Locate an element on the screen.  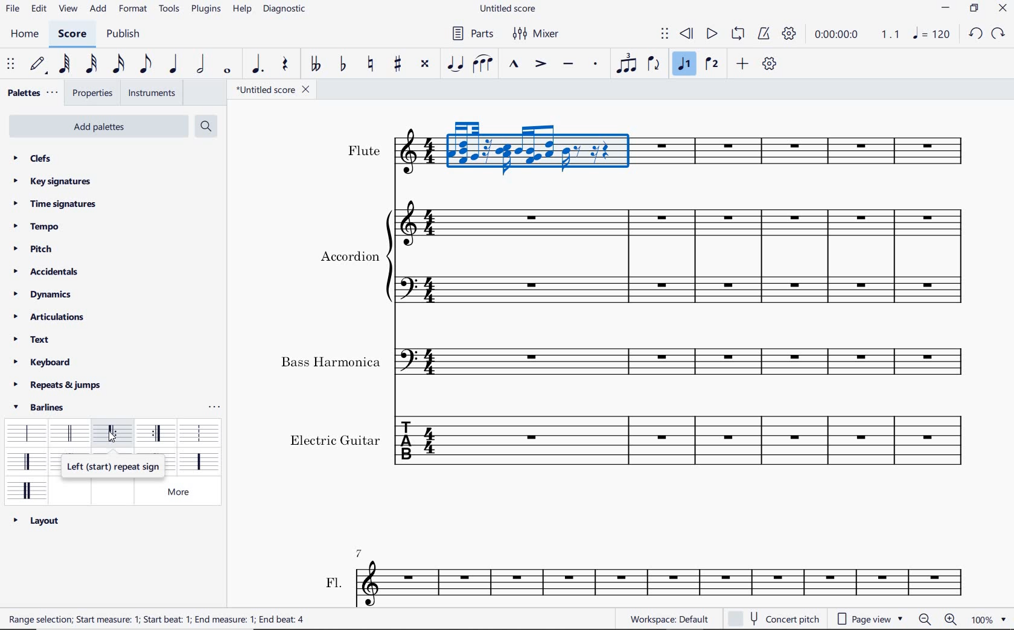
ZOOM FACTOR is located at coordinates (988, 620).